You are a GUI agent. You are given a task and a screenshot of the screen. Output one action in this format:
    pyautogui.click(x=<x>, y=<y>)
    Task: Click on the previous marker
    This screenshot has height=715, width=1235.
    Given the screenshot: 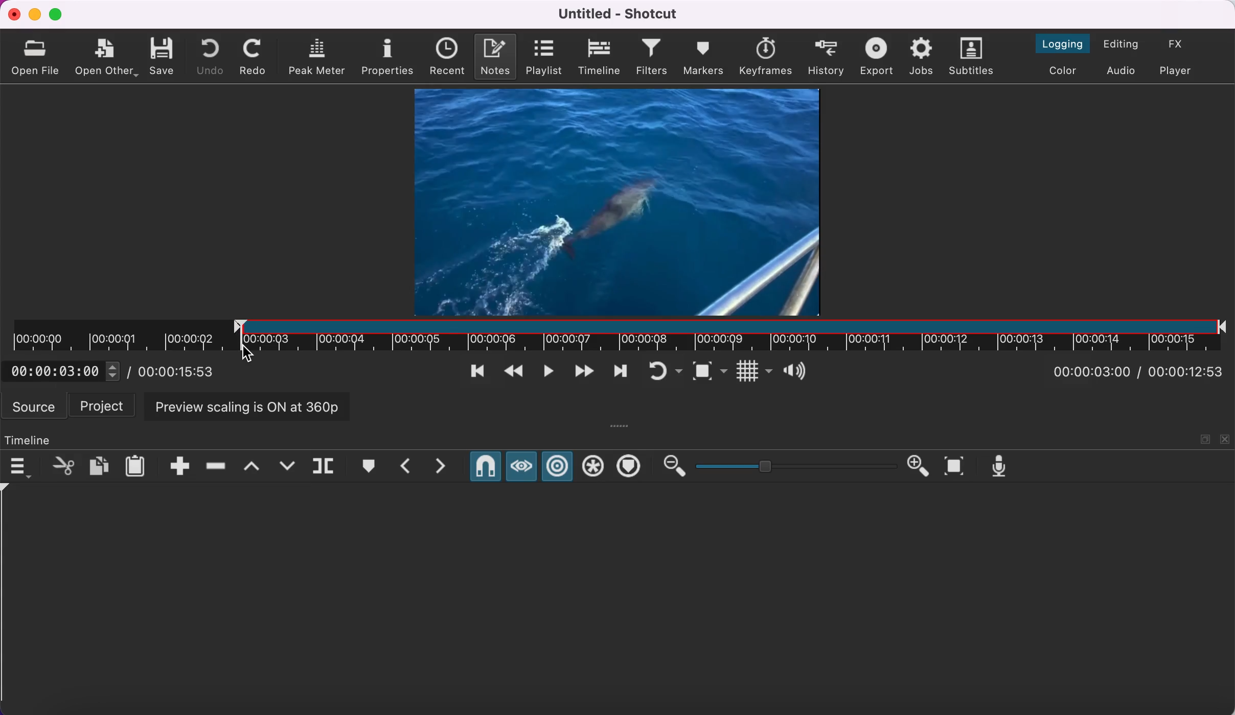 What is the action you would take?
    pyautogui.click(x=405, y=466)
    